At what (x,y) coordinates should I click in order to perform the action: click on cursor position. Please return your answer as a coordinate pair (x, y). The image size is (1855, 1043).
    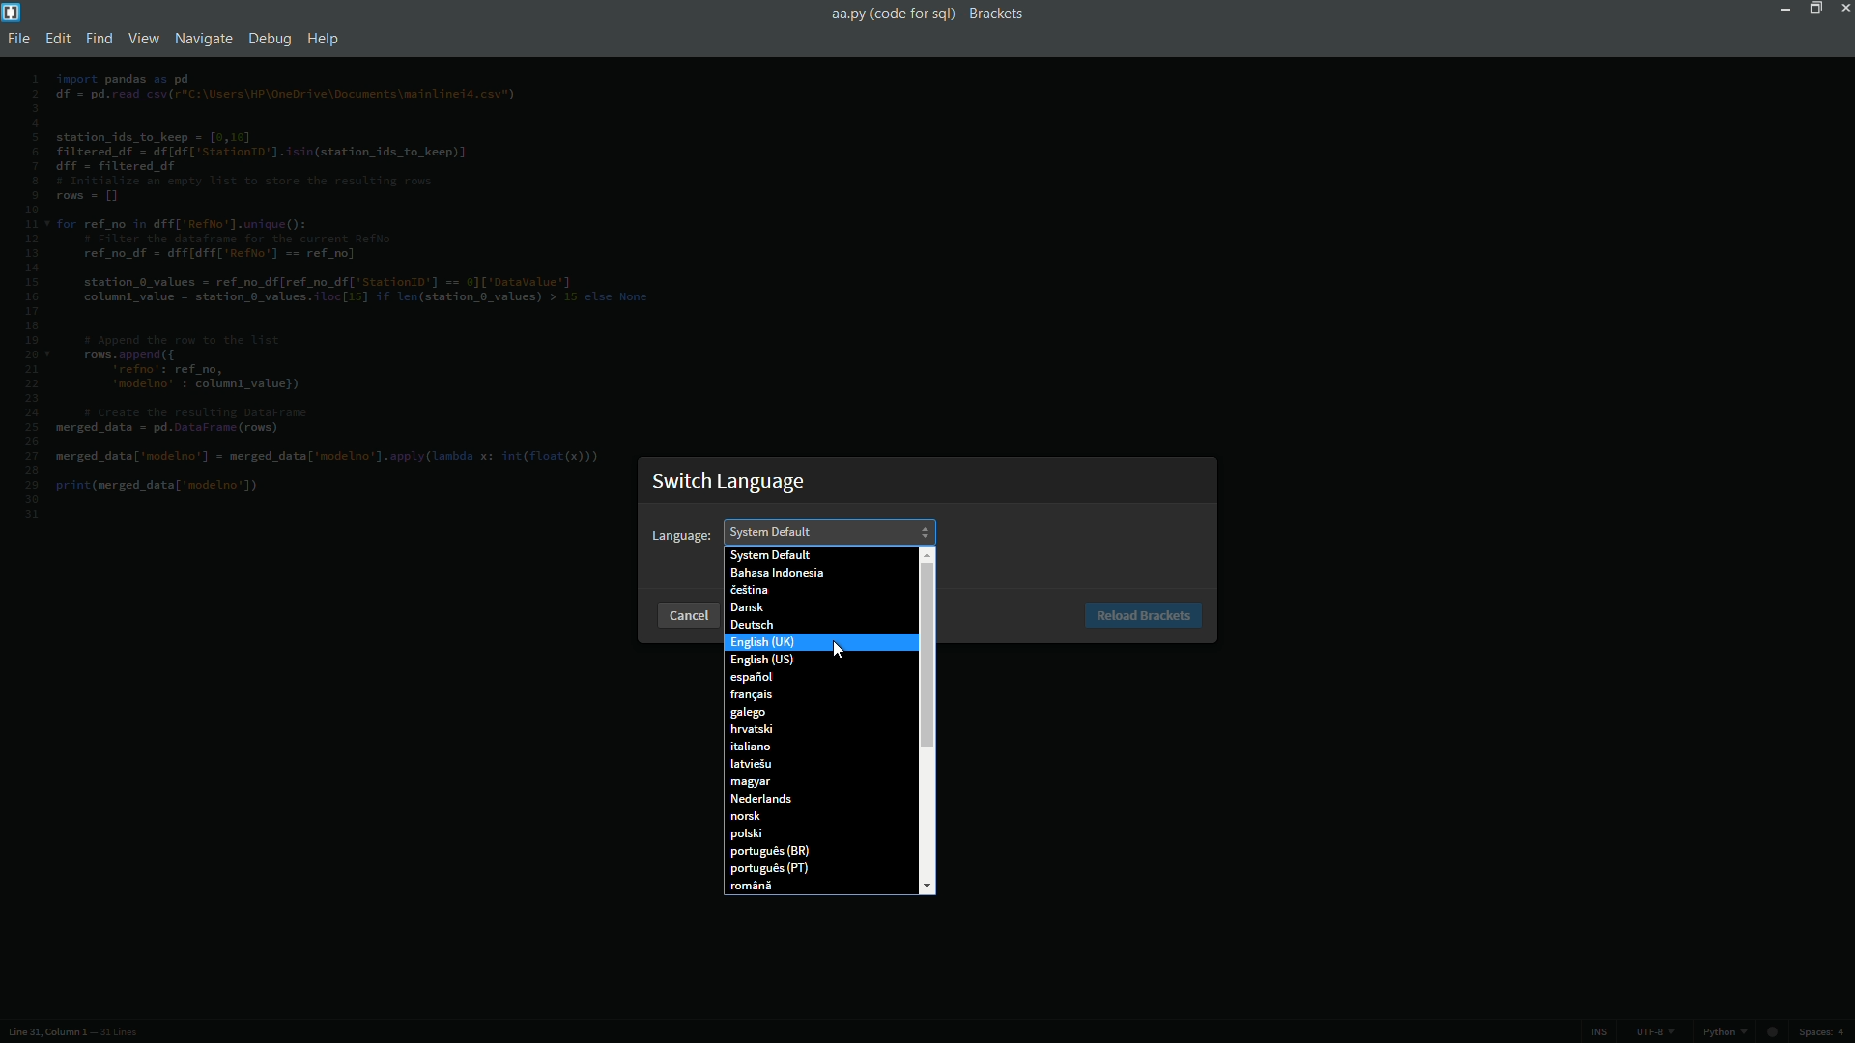
    Looking at the image, I should click on (41, 1033).